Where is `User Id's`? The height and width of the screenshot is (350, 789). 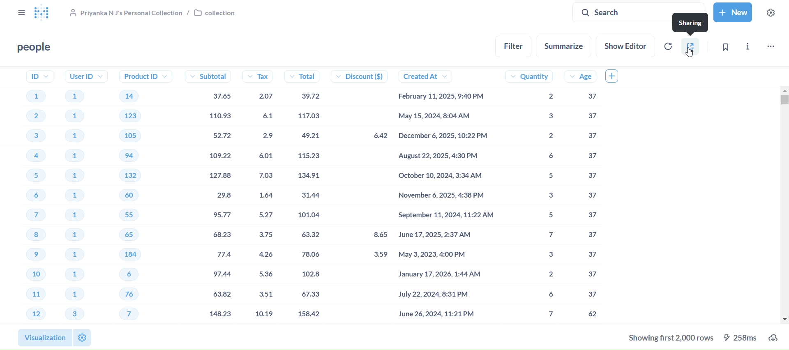 User Id's is located at coordinates (83, 196).